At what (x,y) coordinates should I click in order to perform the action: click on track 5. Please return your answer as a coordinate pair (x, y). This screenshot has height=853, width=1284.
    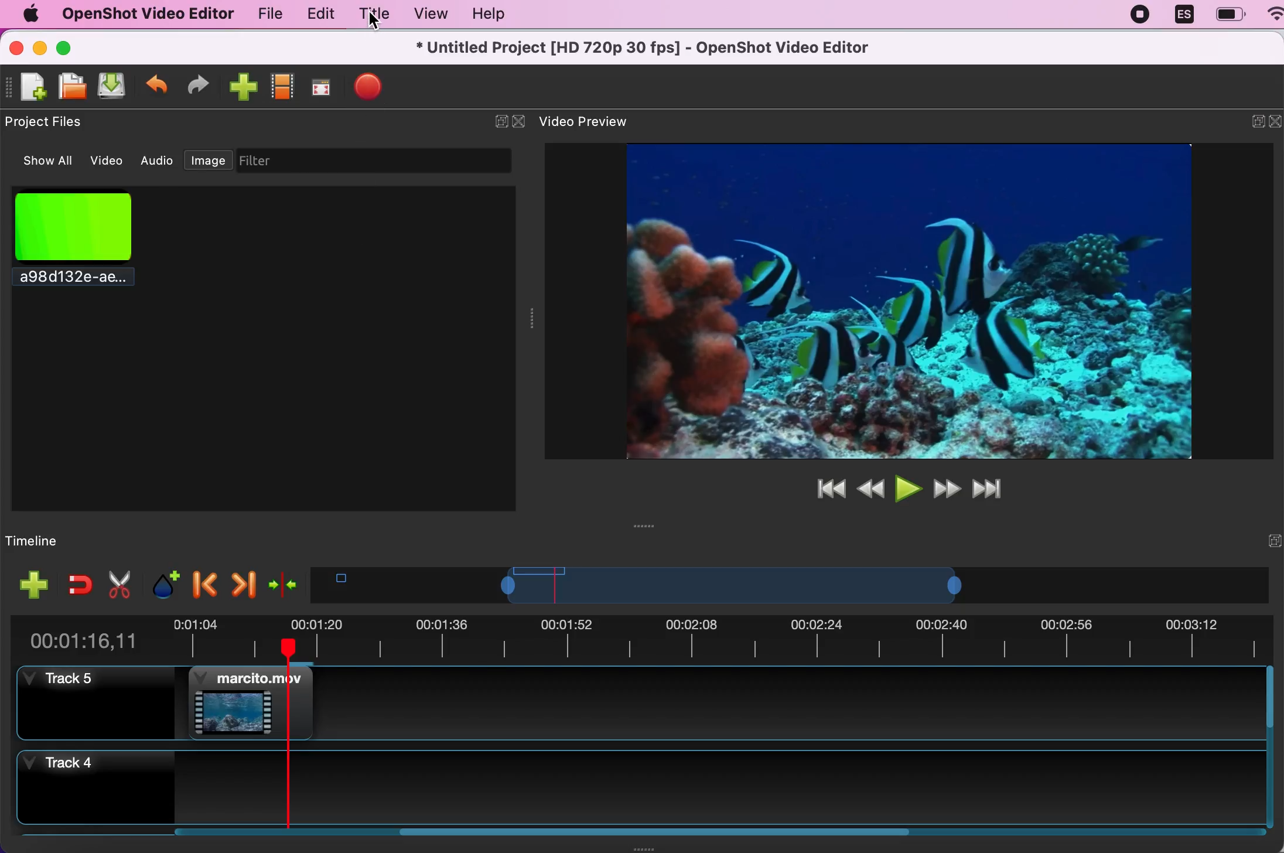
    Looking at the image, I should click on (653, 704).